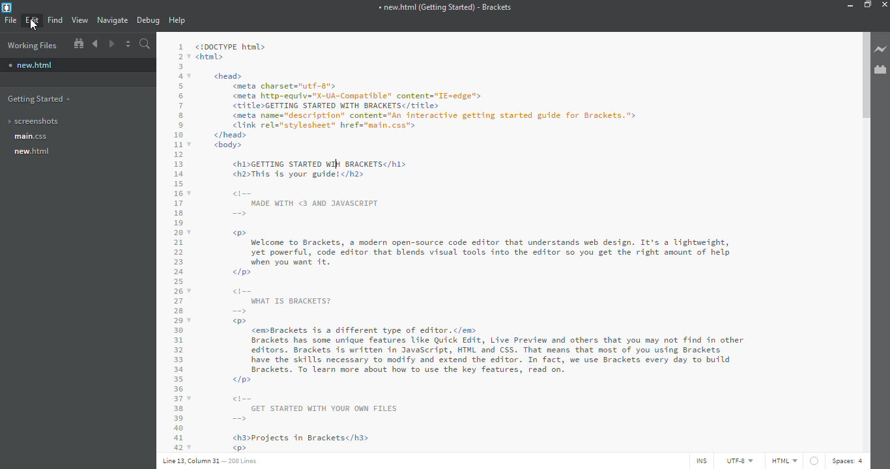 The width and height of the screenshot is (890, 469). Describe the element at coordinates (880, 49) in the screenshot. I see `live preview` at that location.